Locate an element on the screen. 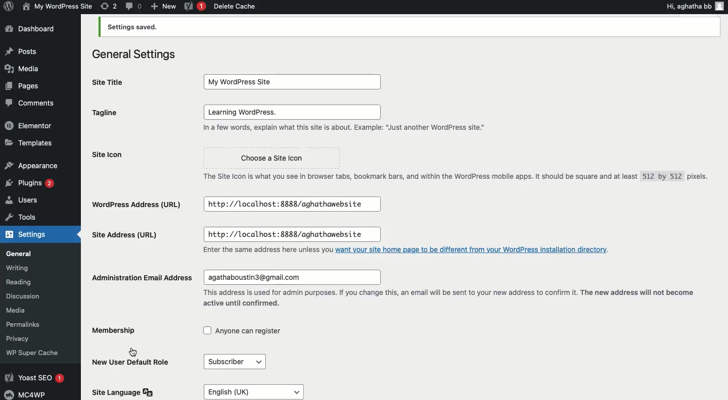  Anyone can register is located at coordinates (246, 331).